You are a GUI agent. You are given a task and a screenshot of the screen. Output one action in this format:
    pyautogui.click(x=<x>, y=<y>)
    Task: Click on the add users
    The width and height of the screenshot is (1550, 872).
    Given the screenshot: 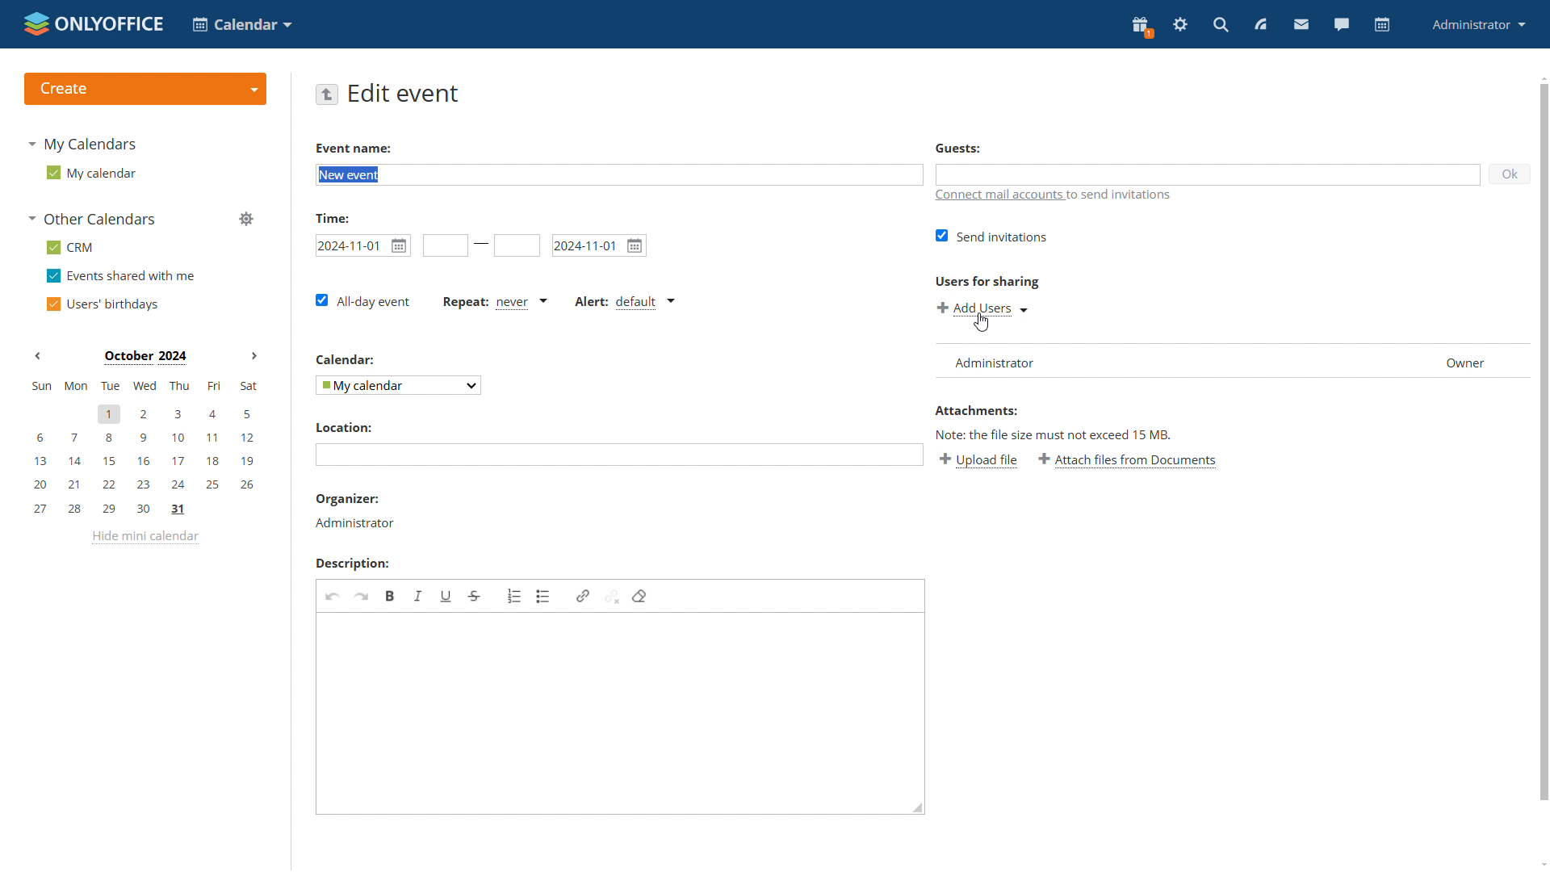 What is the action you would take?
    pyautogui.click(x=983, y=308)
    